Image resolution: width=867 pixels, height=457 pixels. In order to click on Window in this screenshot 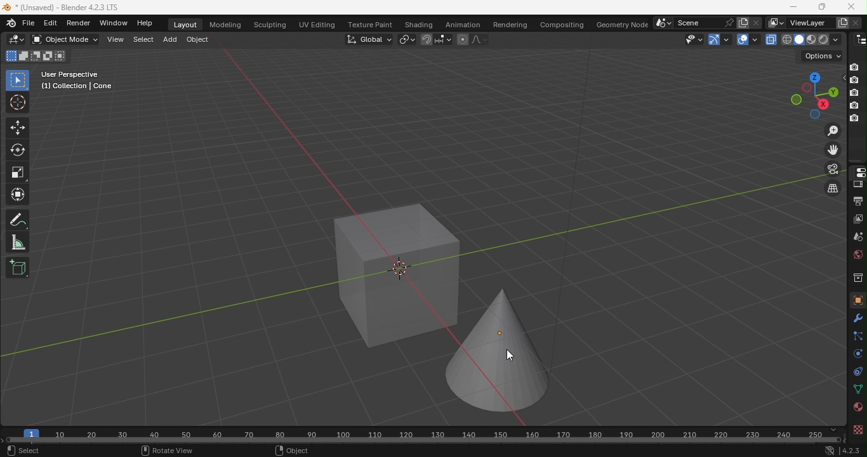, I will do `click(113, 23)`.